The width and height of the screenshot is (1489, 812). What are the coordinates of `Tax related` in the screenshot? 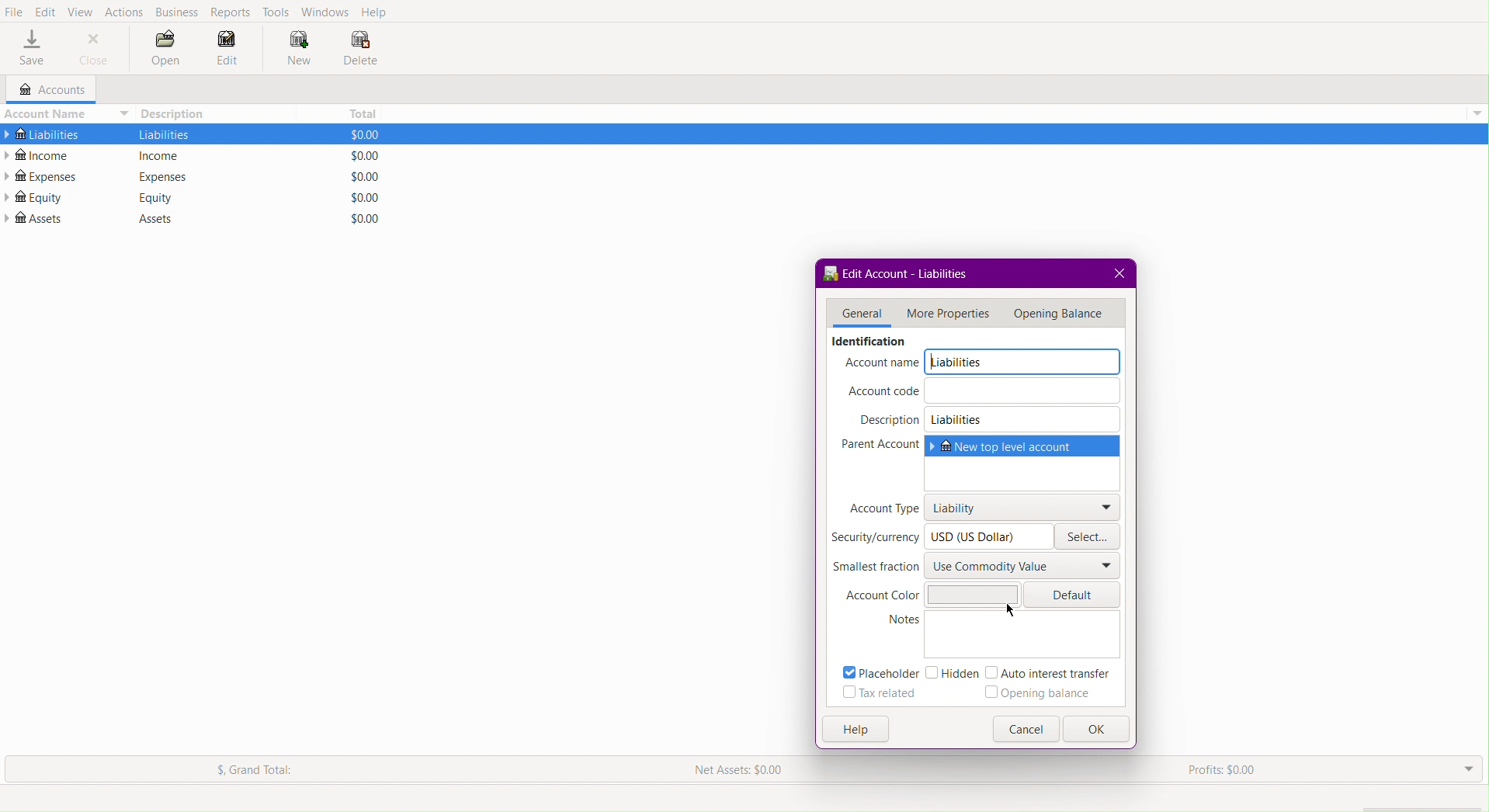 It's located at (880, 692).